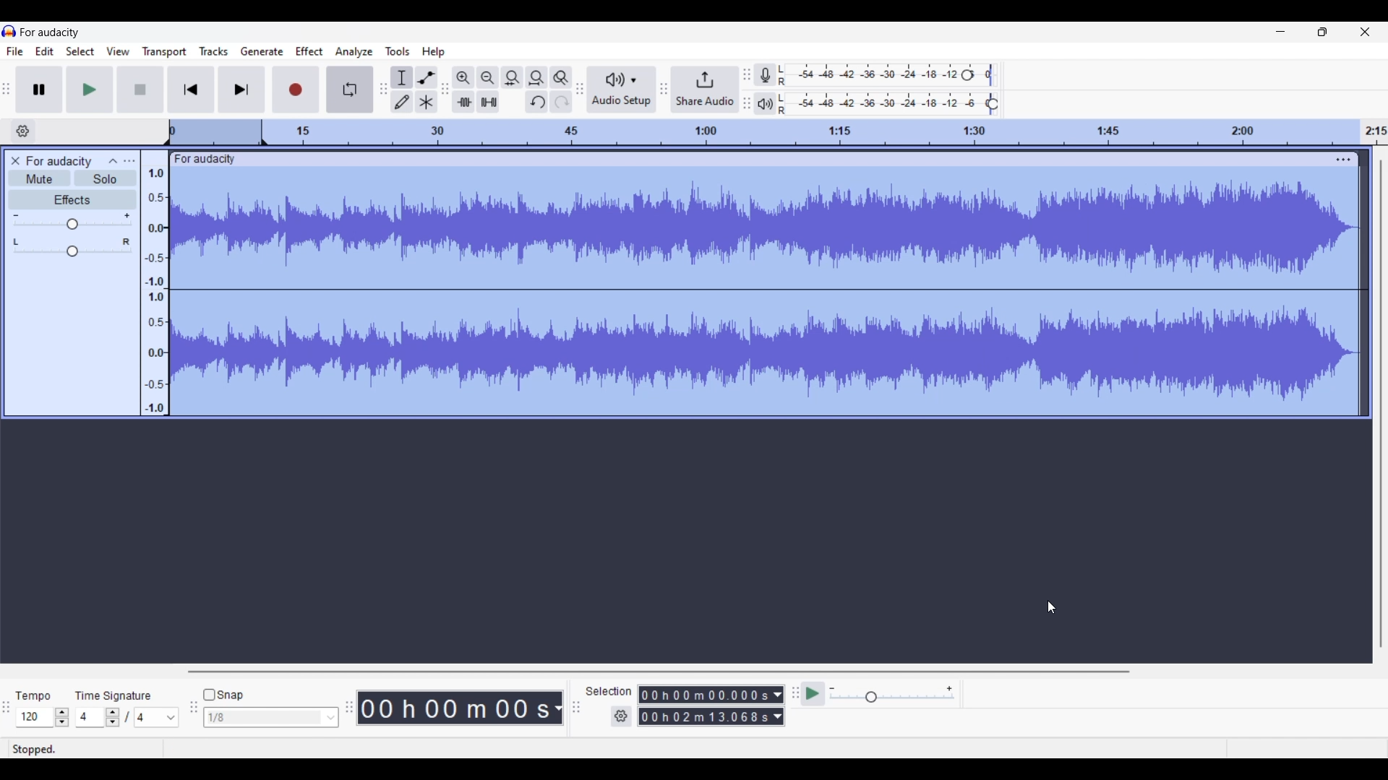 Image resolution: width=1388 pixels, height=780 pixels. What do you see at coordinates (1343, 160) in the screenshot?
I see `Track settings` at bounding box center [1343, 160].